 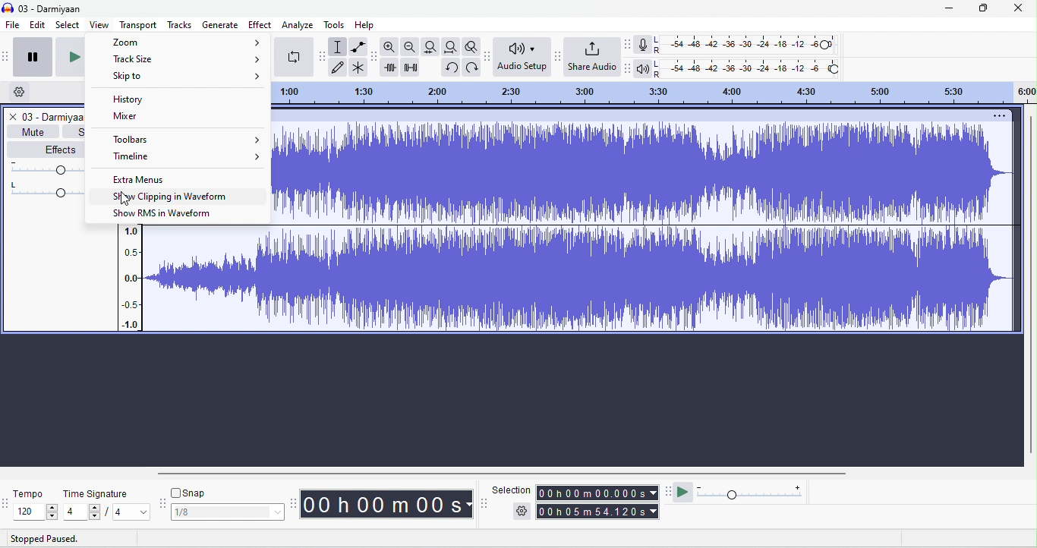 I want to click on close, so click(x=1018, y=9).